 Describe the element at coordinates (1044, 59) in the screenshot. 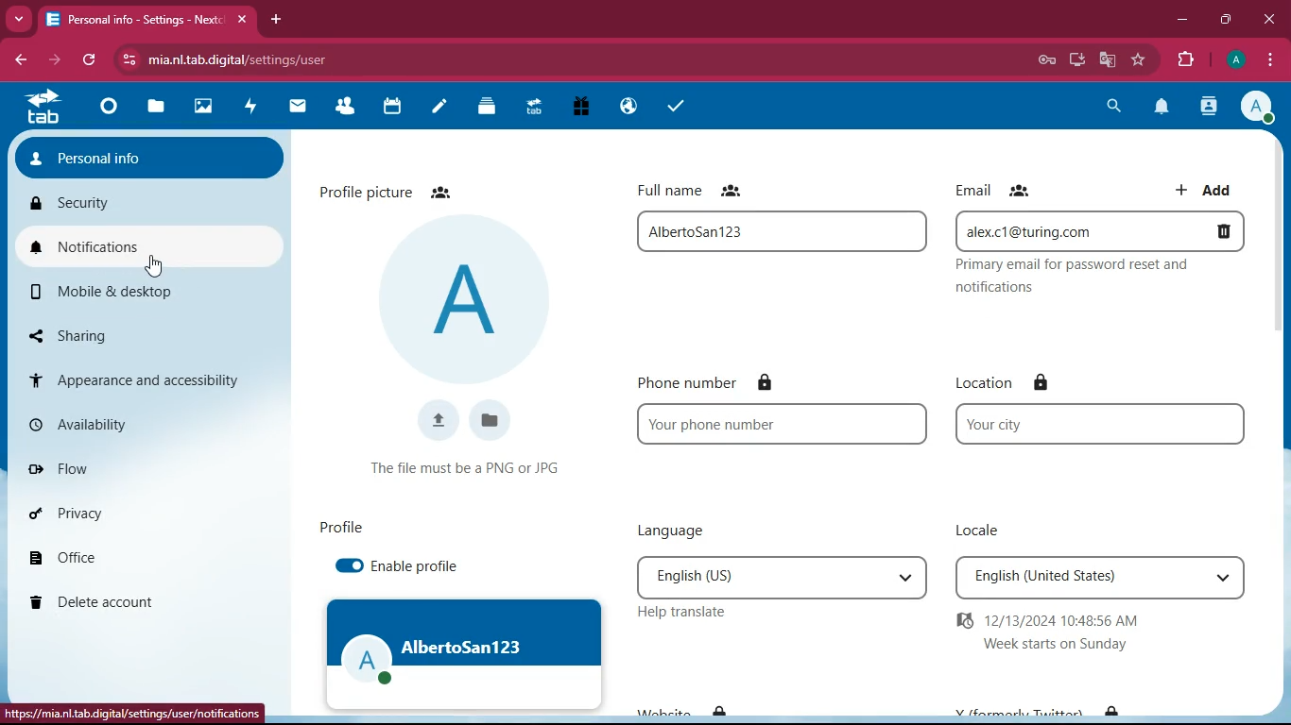

I see `password` at that location.